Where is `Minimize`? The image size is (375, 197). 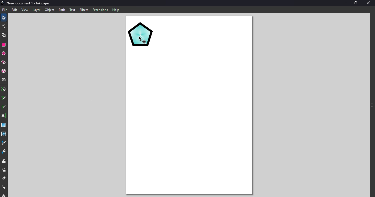
Minimize is located at coordinates (342, 4).